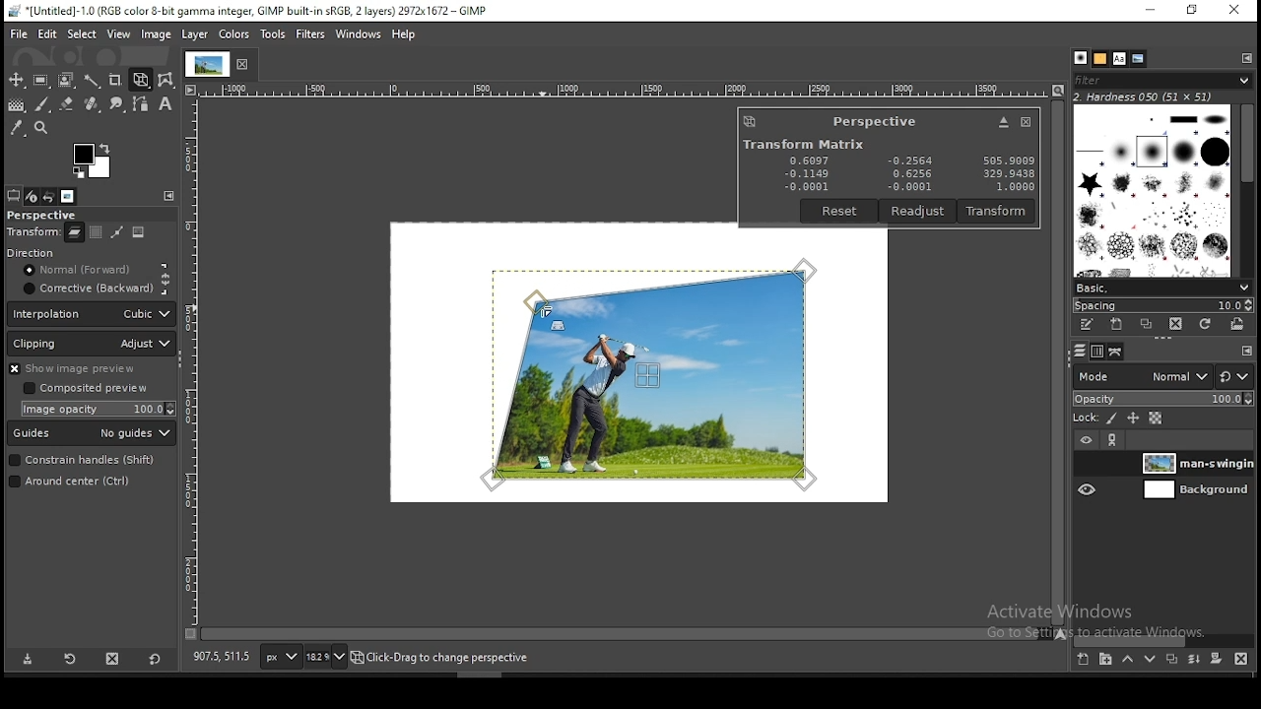 Image resolution: width=1261 pixels, height=709 pixels. I want to click on direction, so click(56, 254).